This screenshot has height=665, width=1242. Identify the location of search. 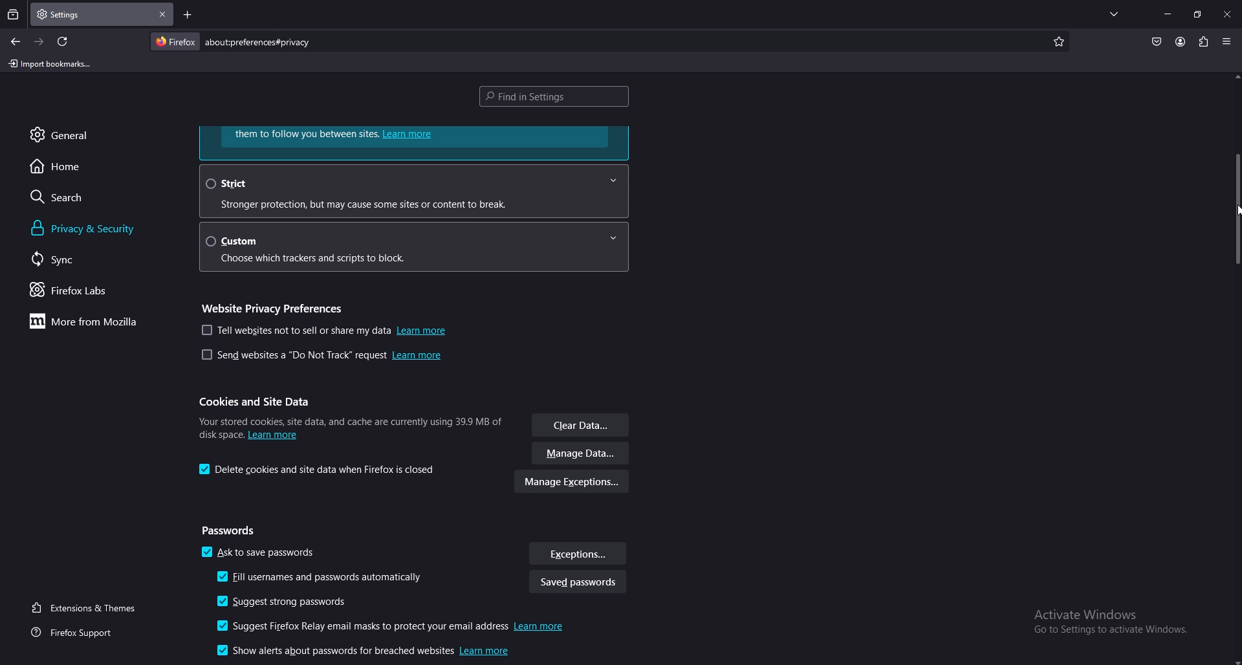
(80, 197).